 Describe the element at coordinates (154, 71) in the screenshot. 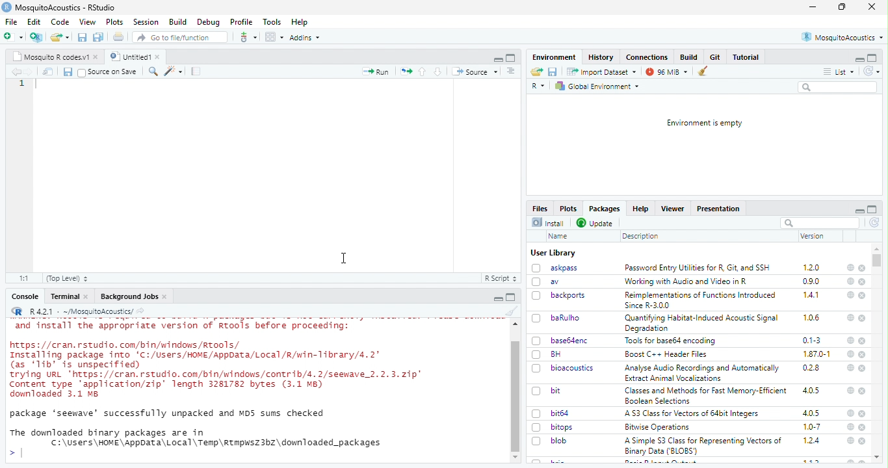

I see `find` at that location.